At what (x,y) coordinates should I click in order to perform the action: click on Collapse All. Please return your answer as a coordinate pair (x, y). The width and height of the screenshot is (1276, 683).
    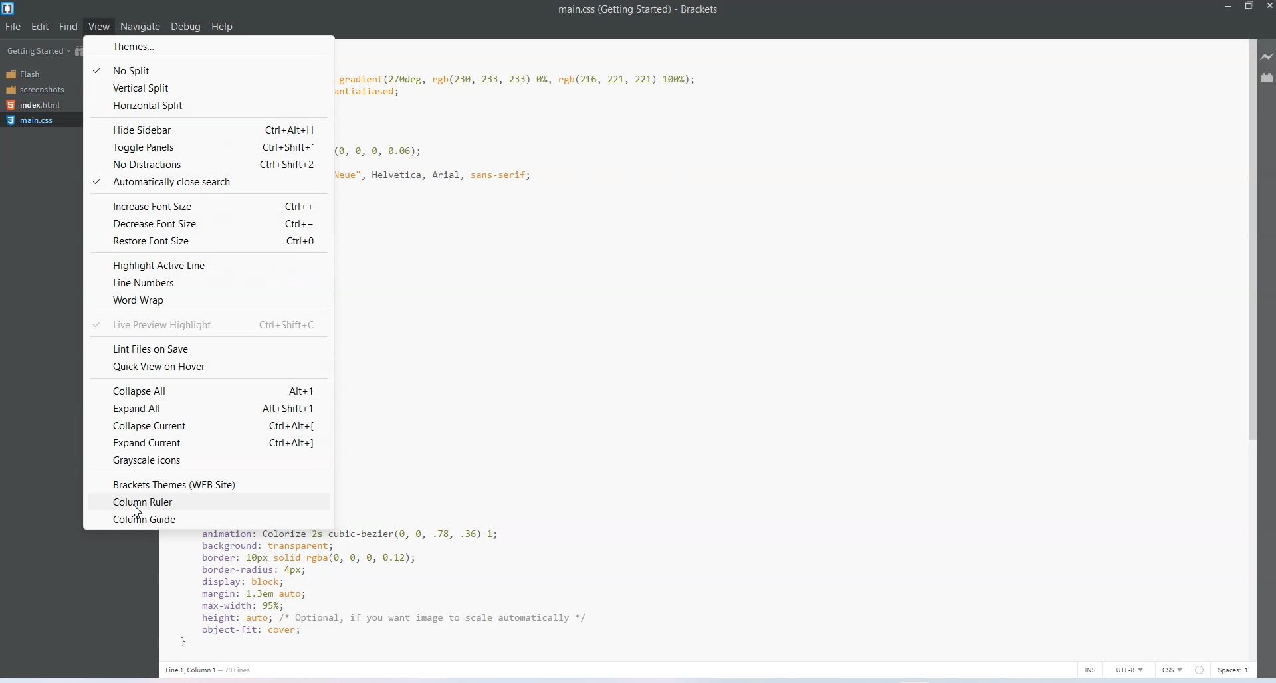
    Looking at the image, I should click on (209, 389).